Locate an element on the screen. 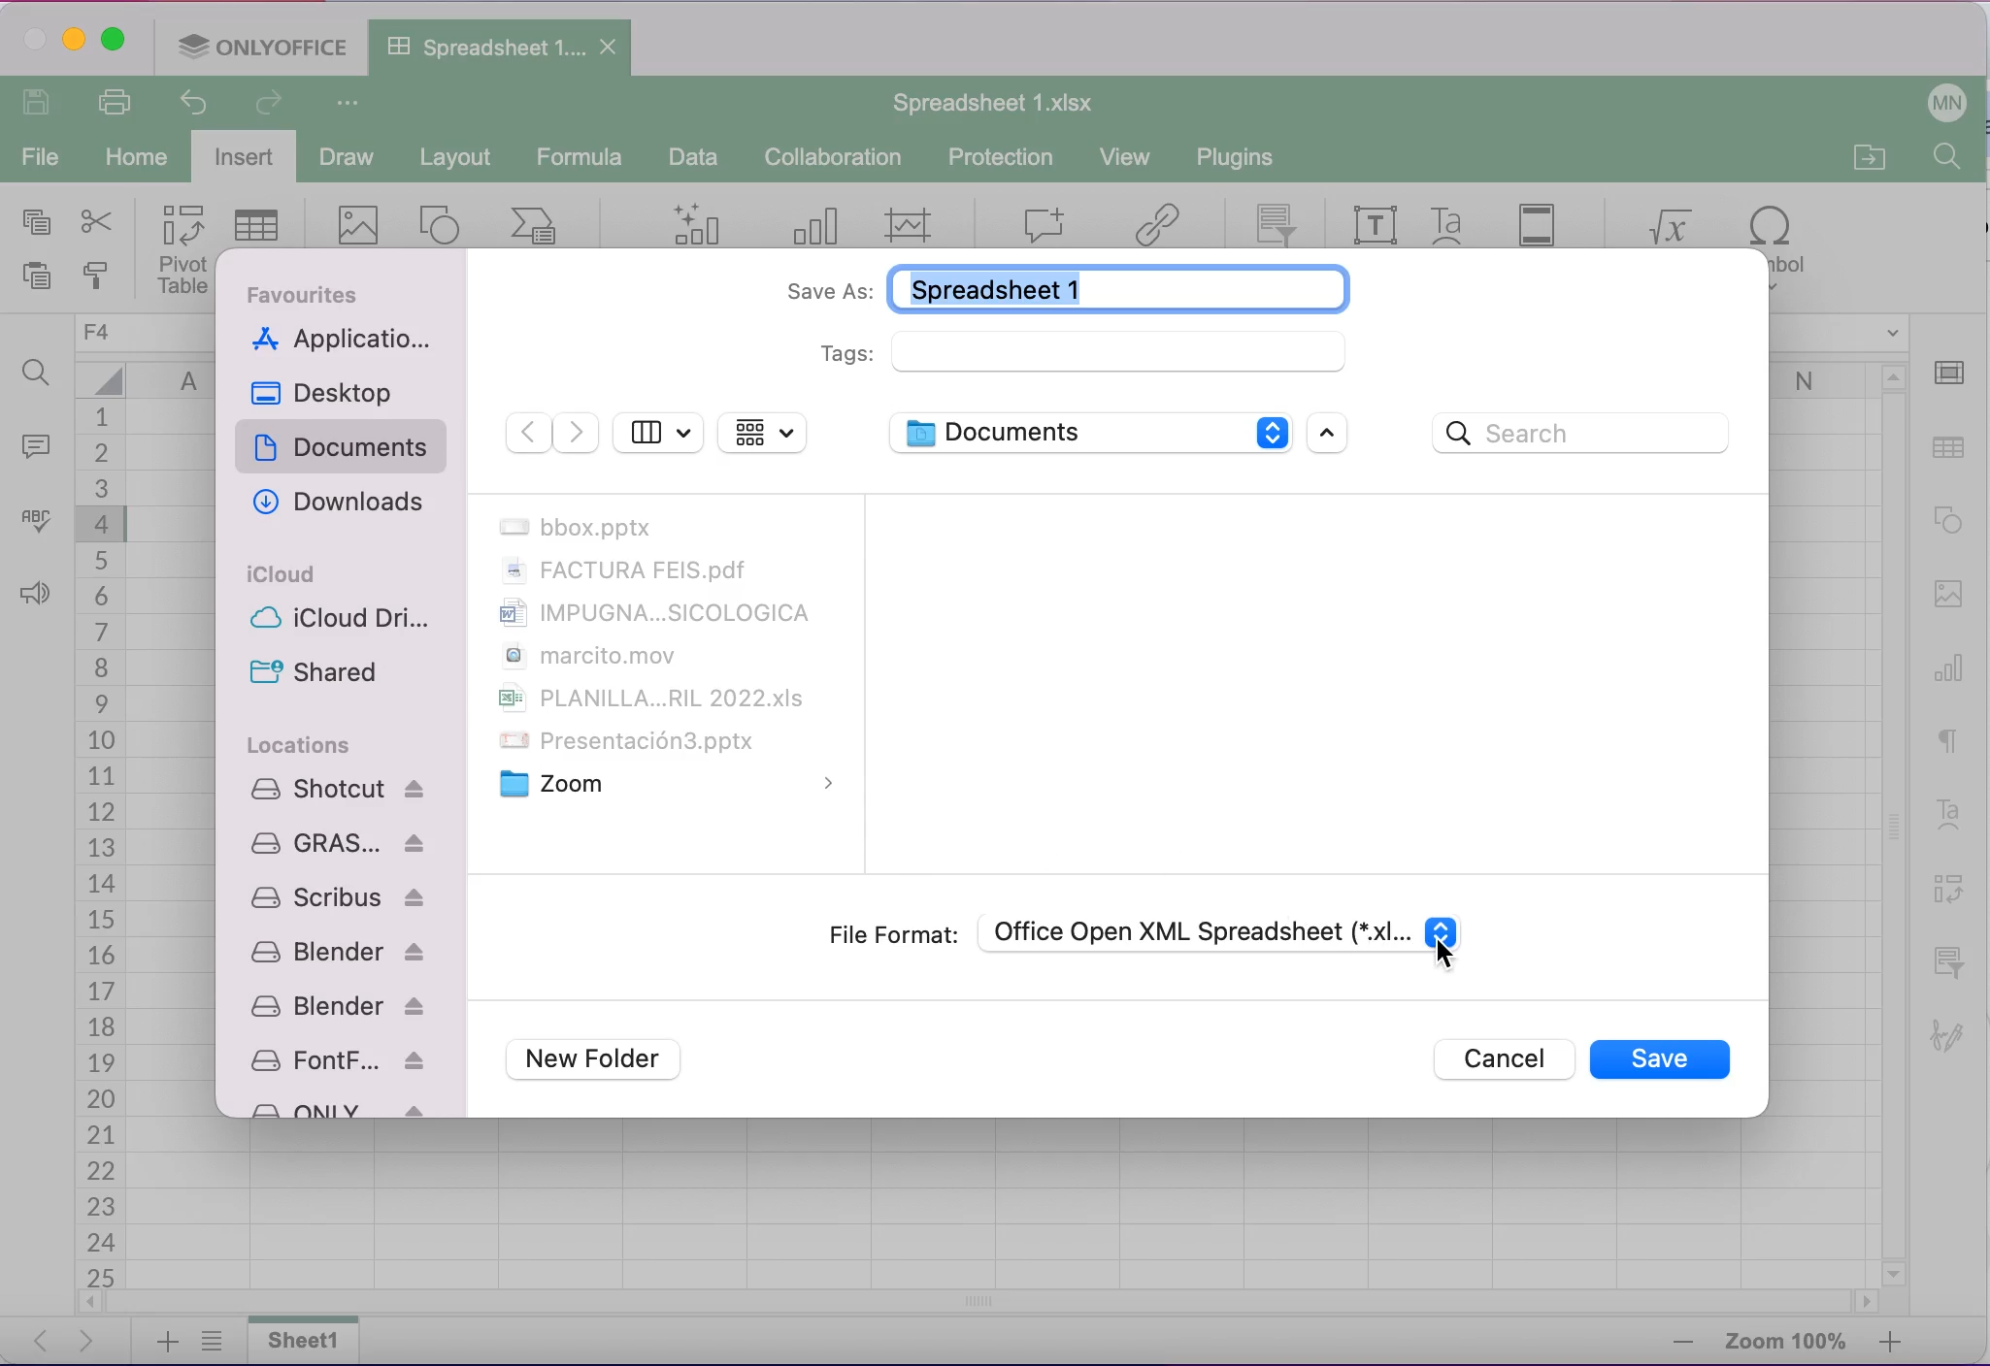 The width and height of the screenshot is (1990, 1366). locations aps is located at coordinates (341, 944).